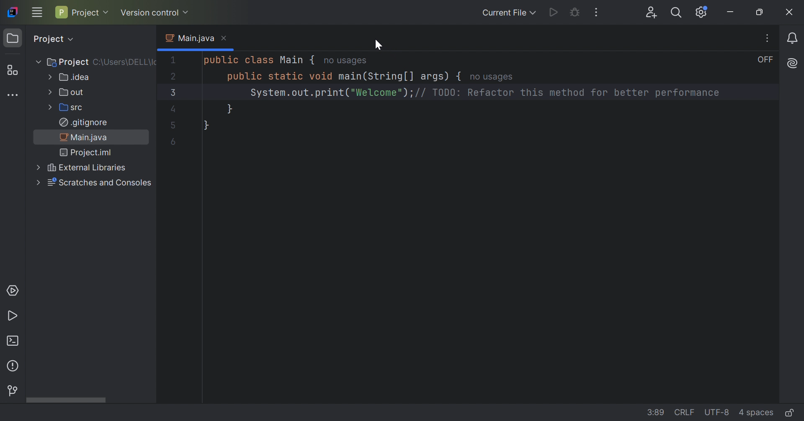 Image resolution: width=804 pixels, height=421 pixels. What do you see at coordinates (84, 139) in the screenshot?
I see `Main.java` at bounding box center [84, 139].